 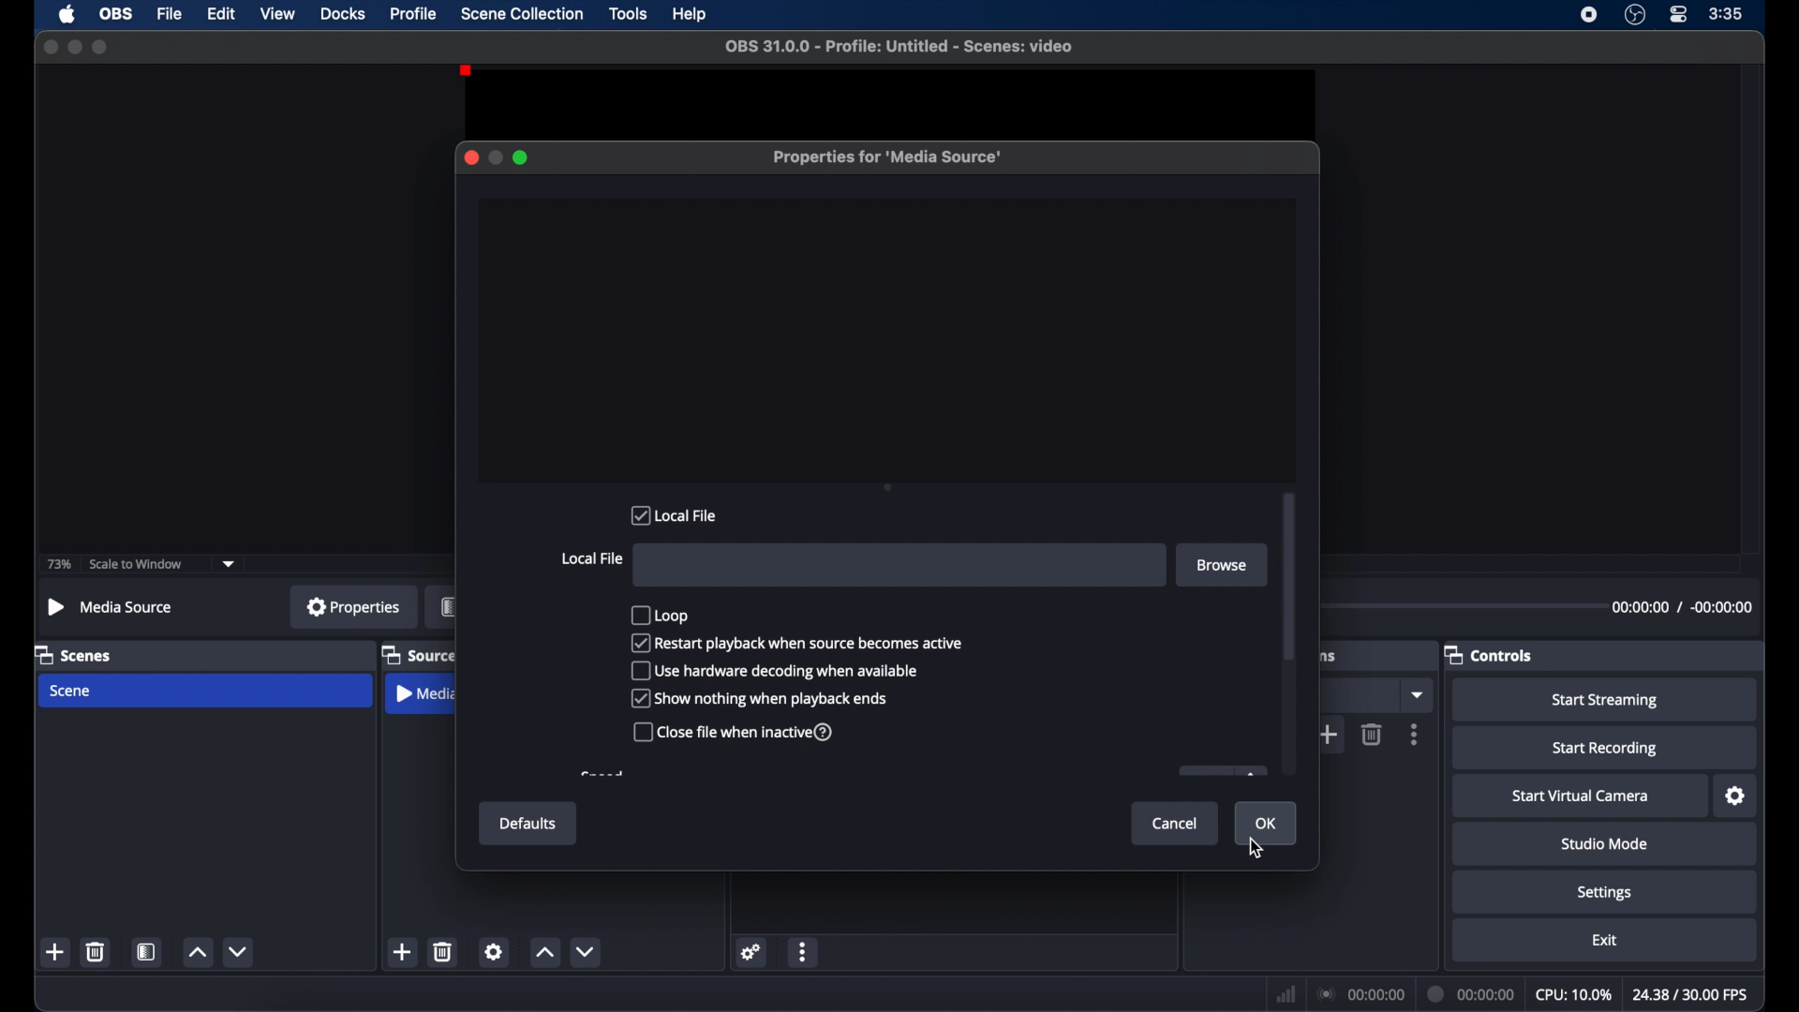 What do you see at coordinates (1360, 992) in the screenshot?
I see `connection` at bounding box center [1360, 992].